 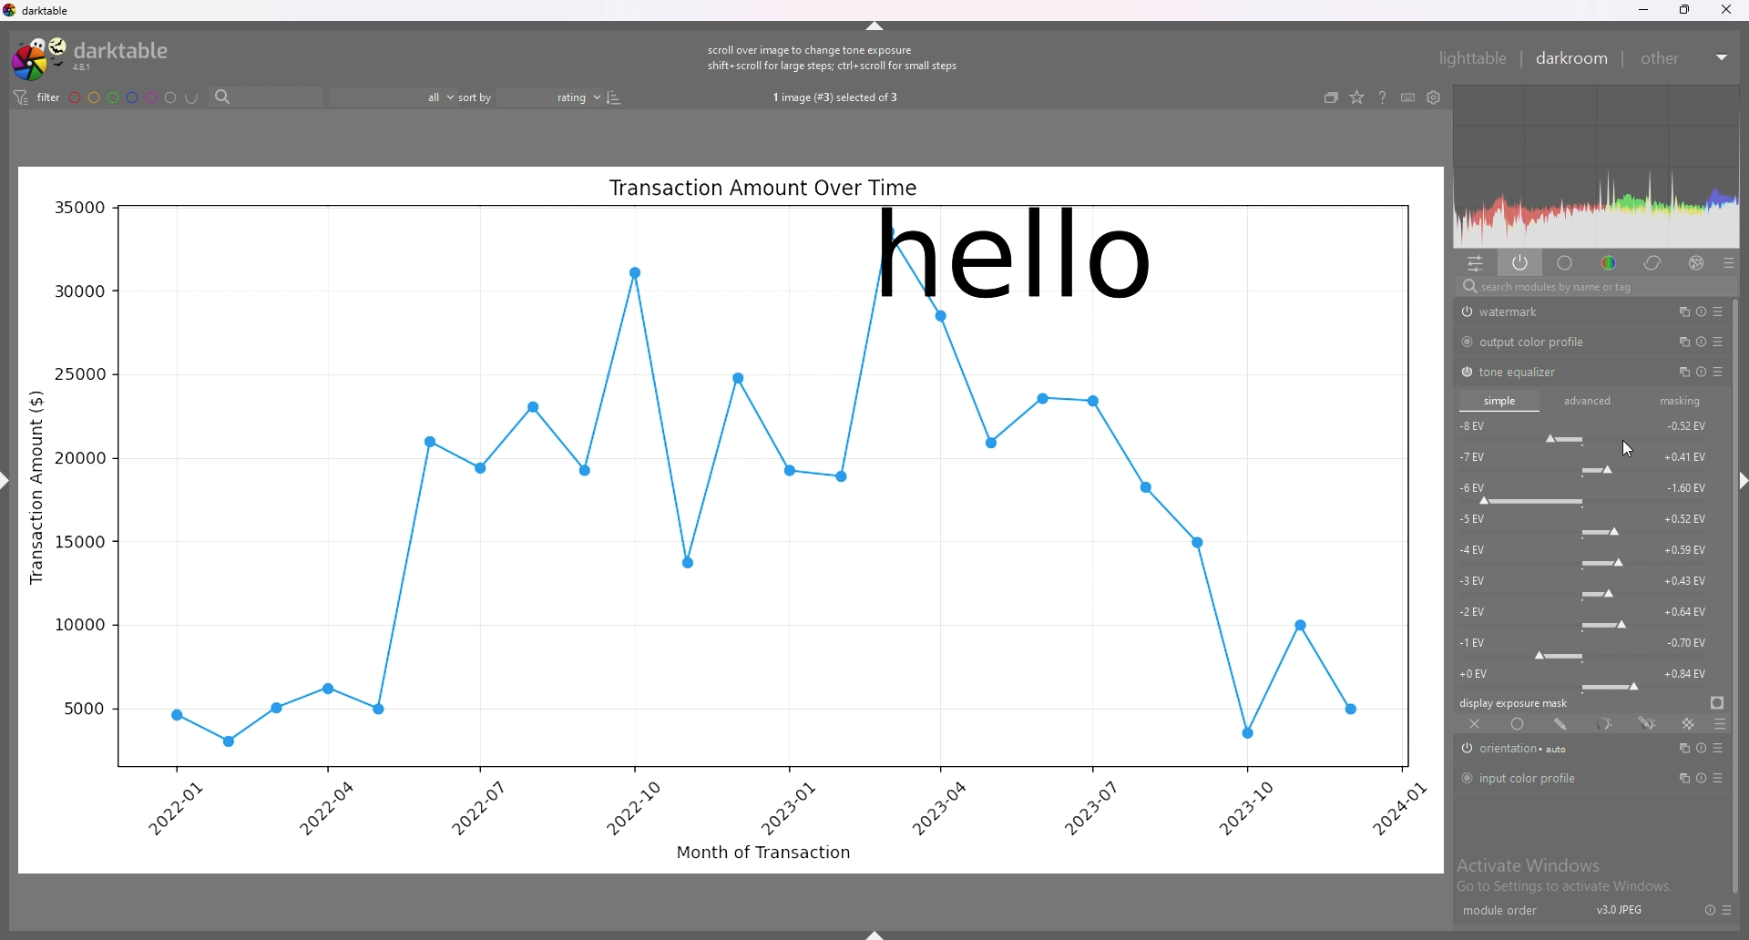 What do you see at coordinates (1588, 648) in the screenshot?
I see `-1 EV force` at bounding box center [1588, 648].